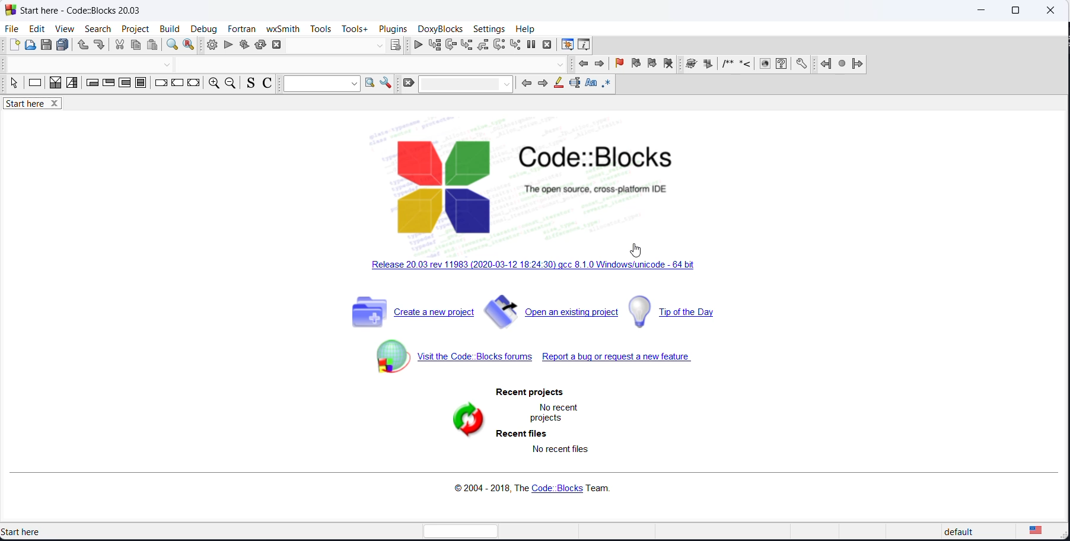 The height and width of the screenshot is (541, 1070). Describe the element at coordinates (153, 46) in the screenshot. I see `paste` at that location.